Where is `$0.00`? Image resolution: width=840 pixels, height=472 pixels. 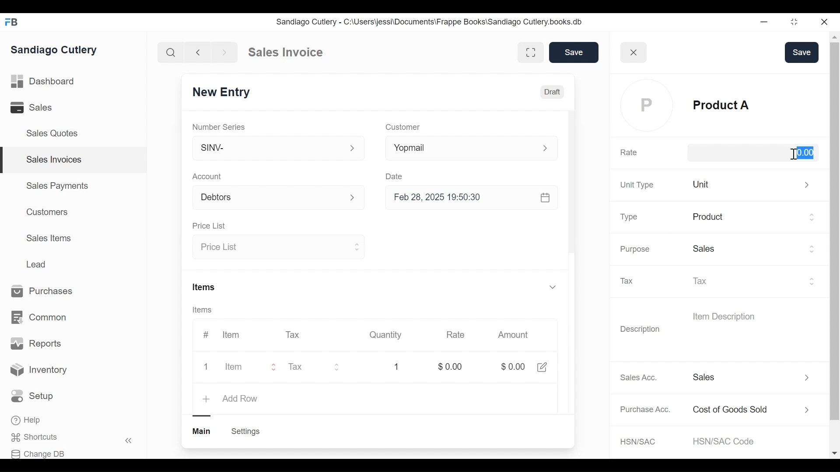 $0.00 is located at coordinates (448, 365).